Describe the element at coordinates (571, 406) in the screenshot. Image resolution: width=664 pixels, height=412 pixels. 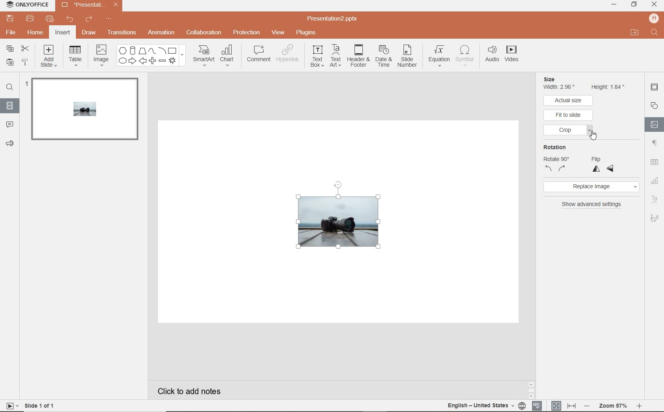
I see `fit to width` at that location.